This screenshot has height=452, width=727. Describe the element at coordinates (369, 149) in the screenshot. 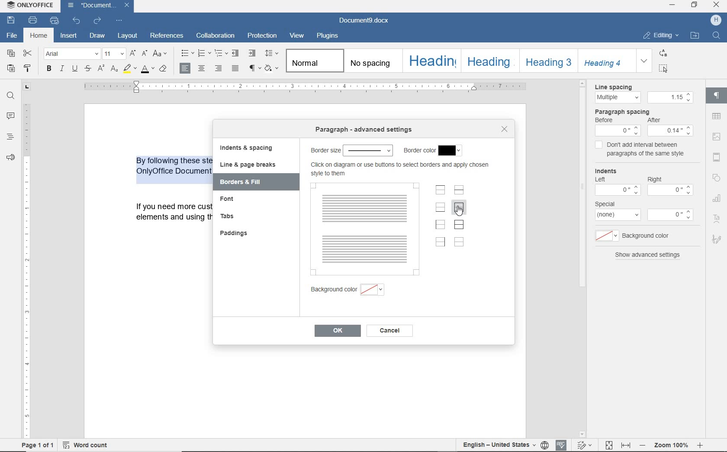

I see `select` at that location.